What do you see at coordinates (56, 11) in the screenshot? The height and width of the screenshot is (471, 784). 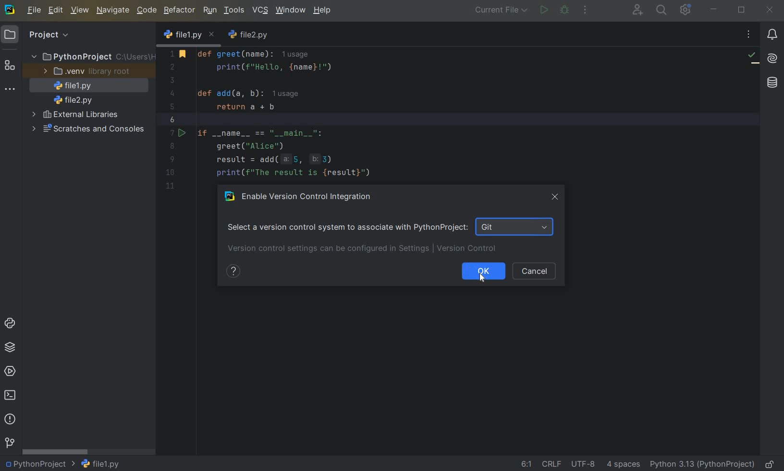 I see `edit` at bounding box center [56, 11].